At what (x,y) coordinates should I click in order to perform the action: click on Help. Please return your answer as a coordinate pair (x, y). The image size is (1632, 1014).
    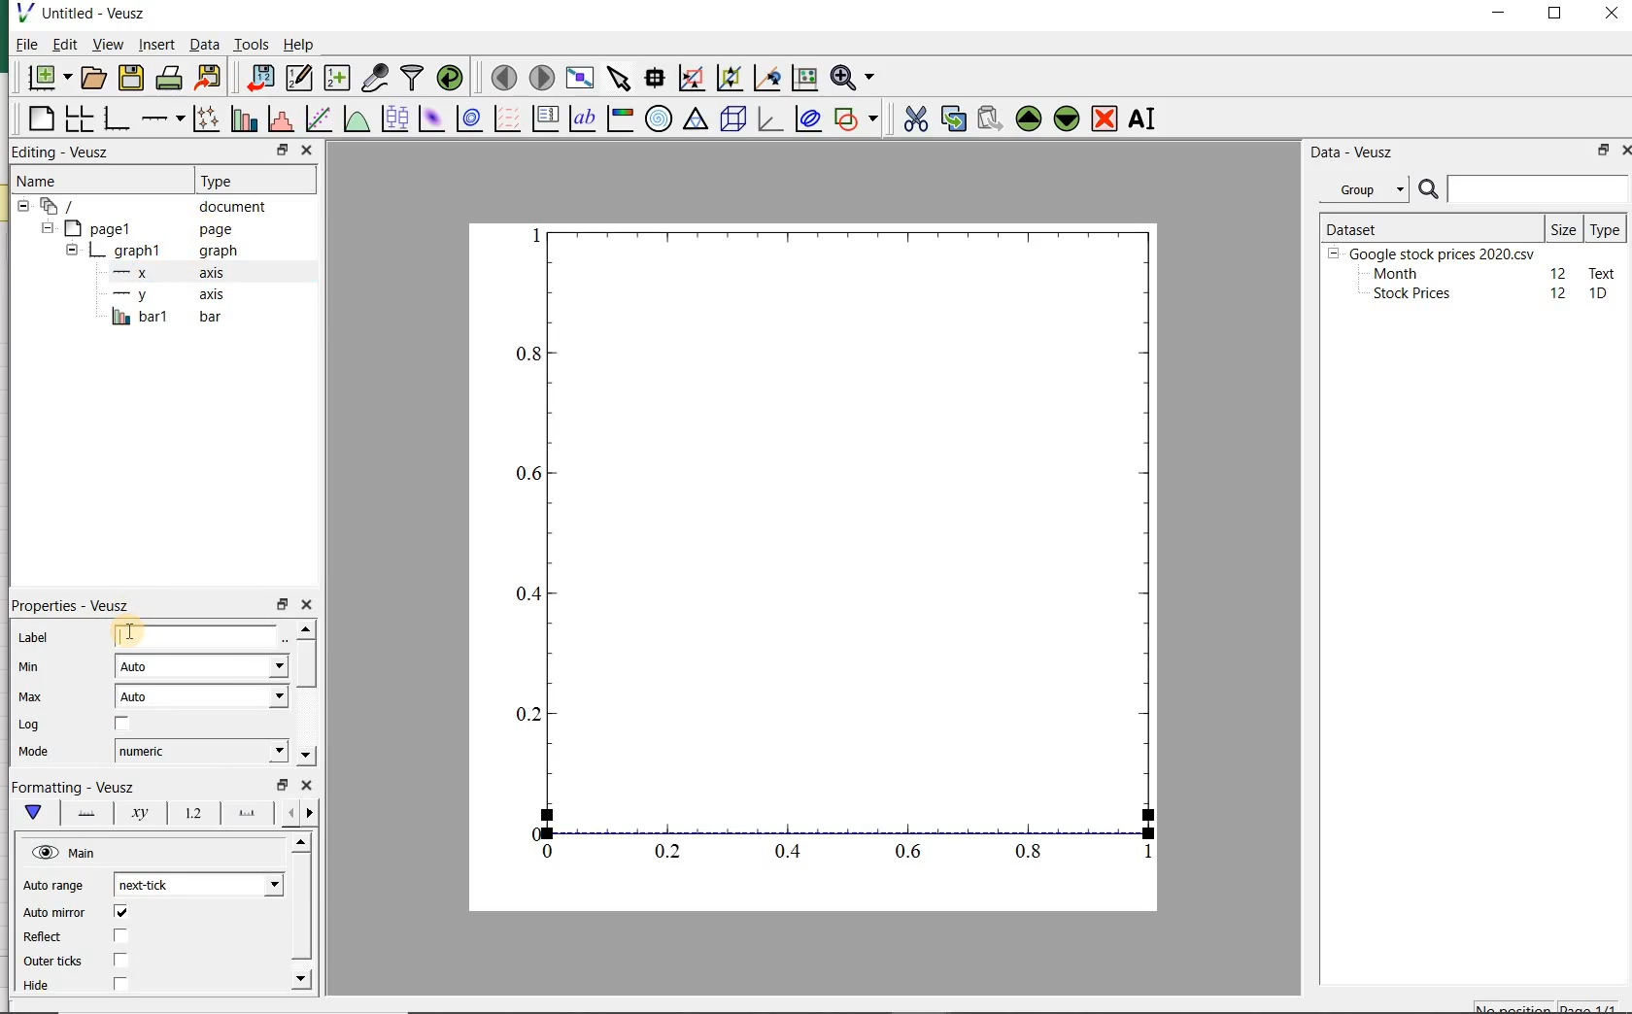
    Looking at the image, I should click on (301, 47).